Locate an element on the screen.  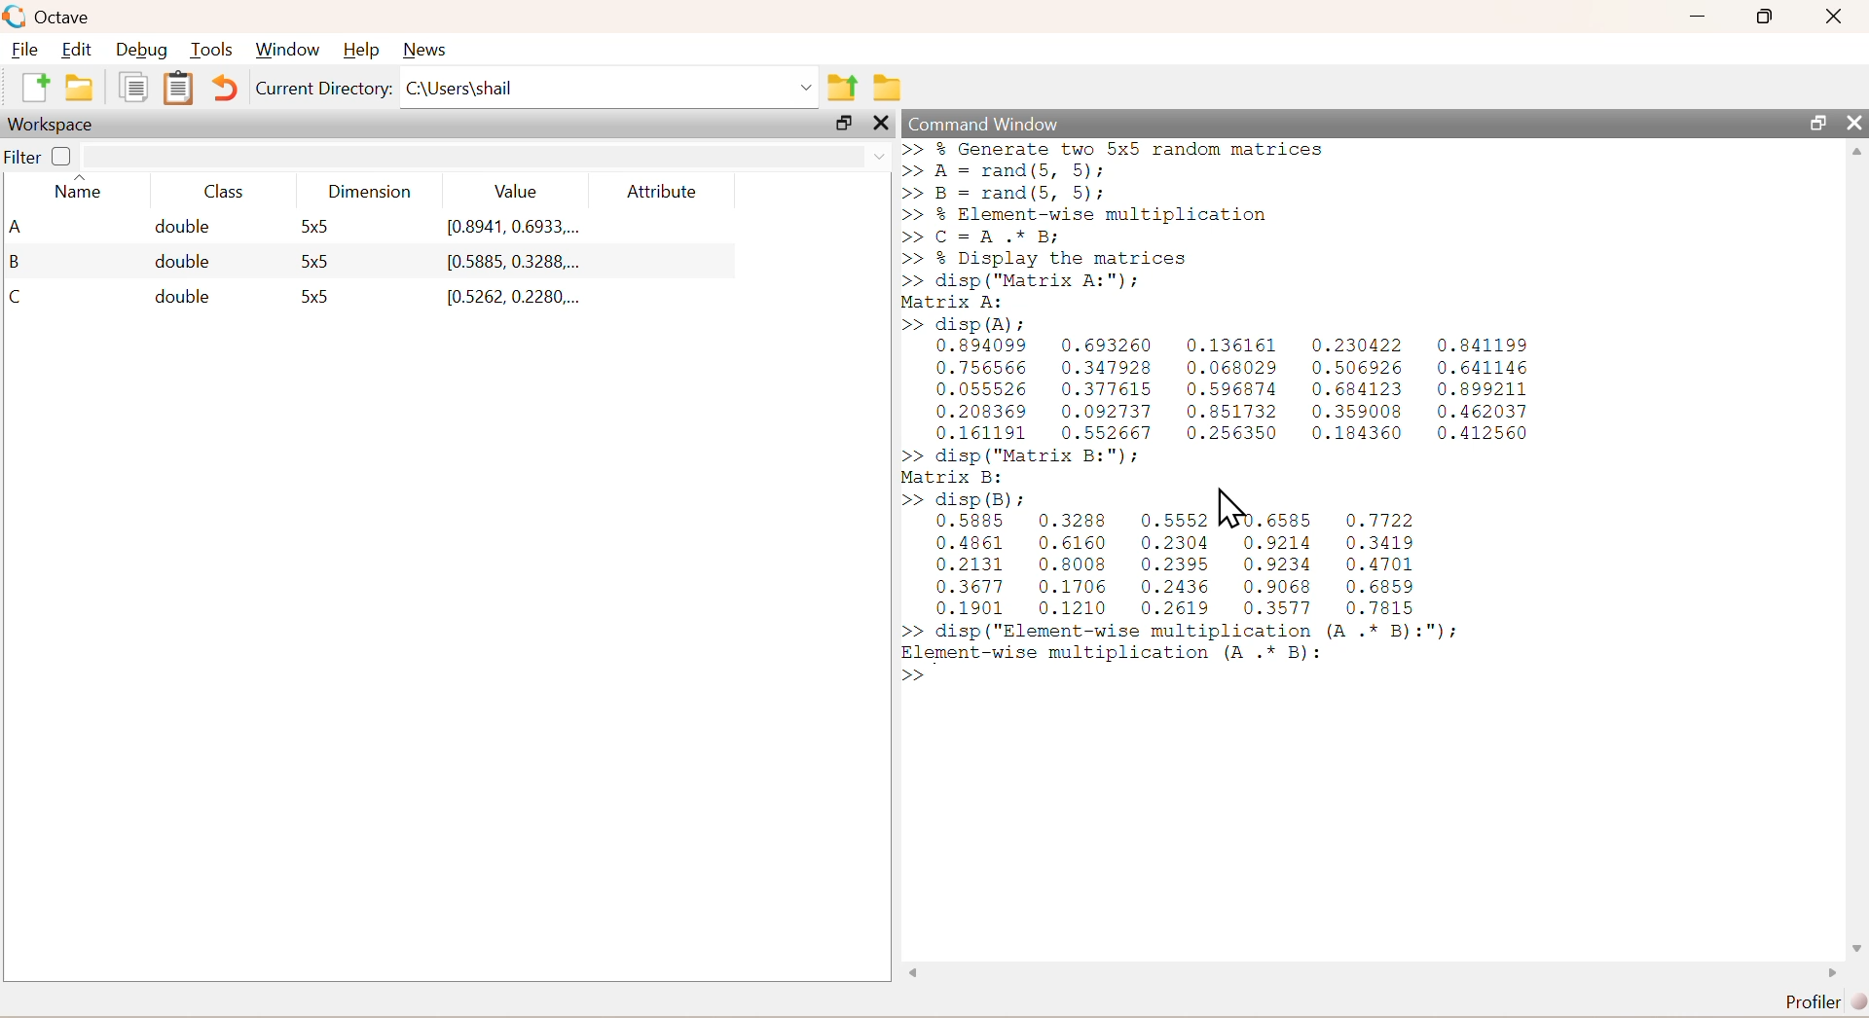
Debug is located at coordinates (146, 49).